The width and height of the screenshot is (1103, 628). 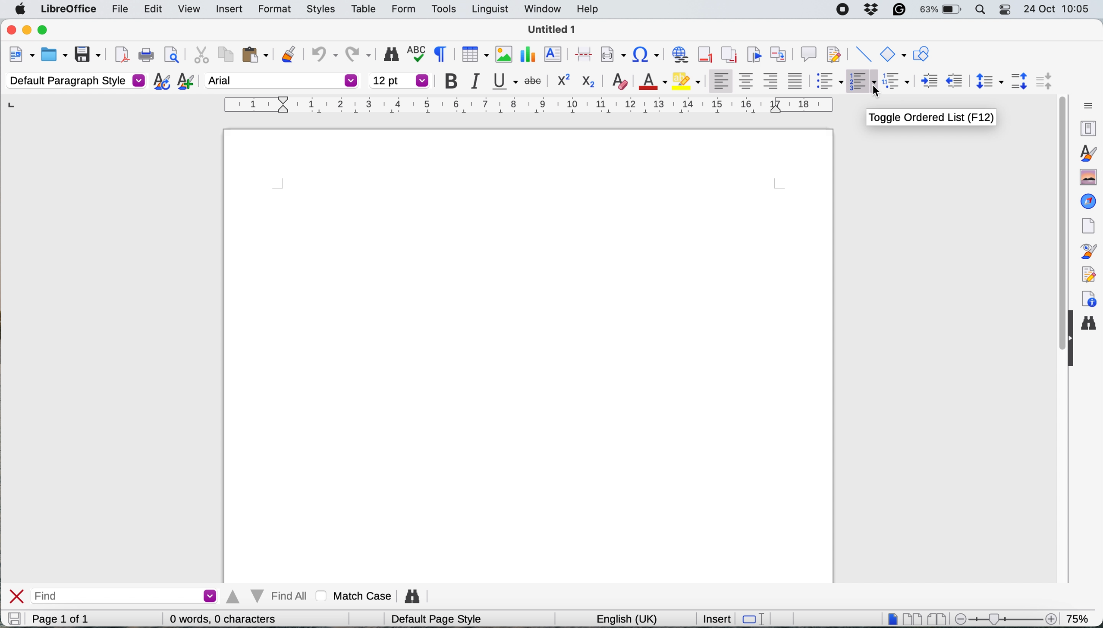 What do you see at coordinates (892, 54) in the screenshot?
I see `basic shapes` at bounding box center [892, 54].